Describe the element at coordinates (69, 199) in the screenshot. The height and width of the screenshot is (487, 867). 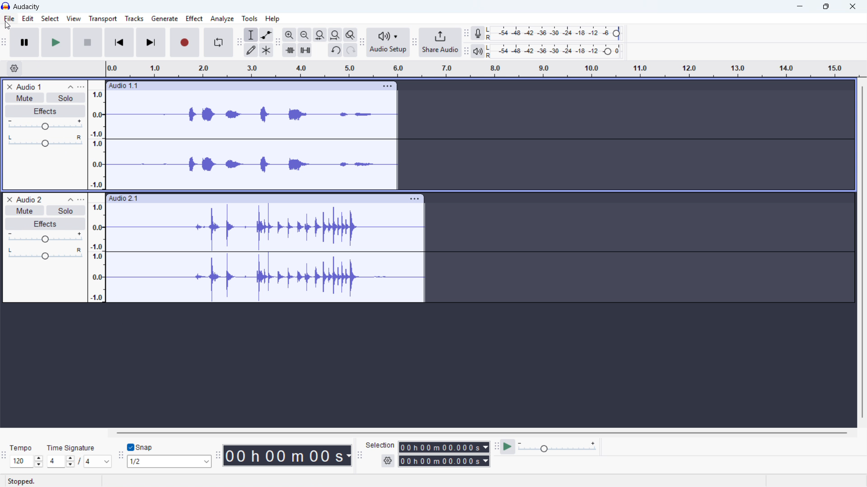
I see `Collapse ` at that location.